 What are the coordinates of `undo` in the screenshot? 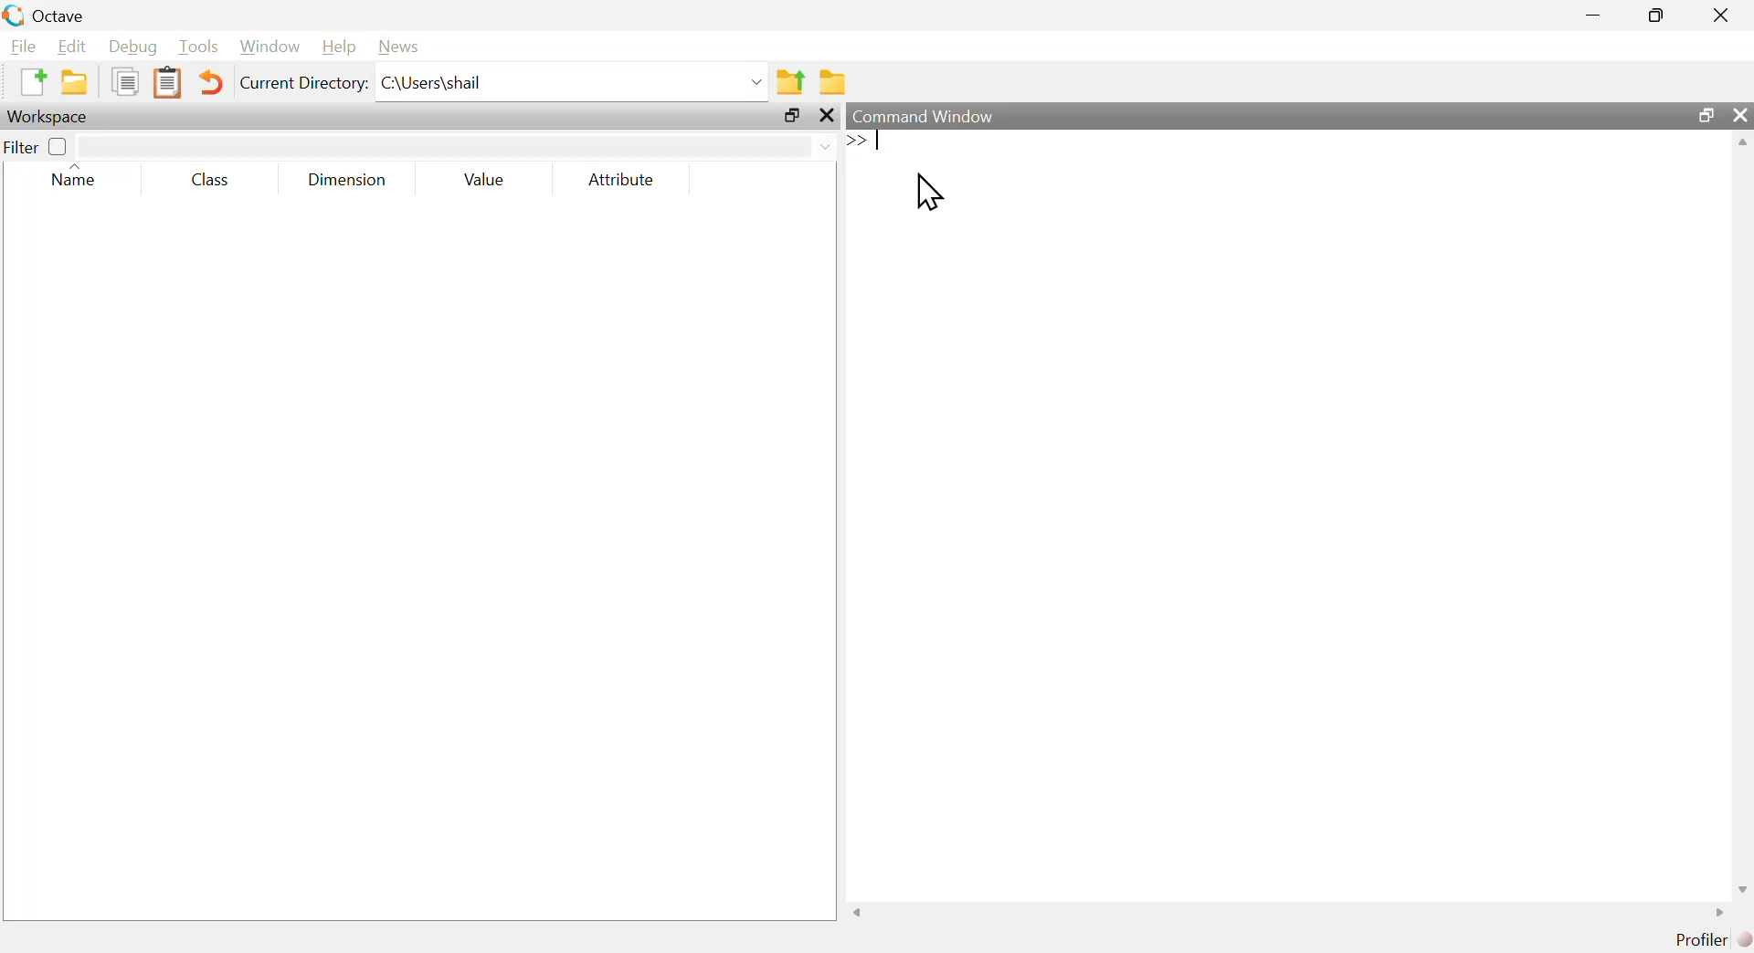 It's located at (214, 84).